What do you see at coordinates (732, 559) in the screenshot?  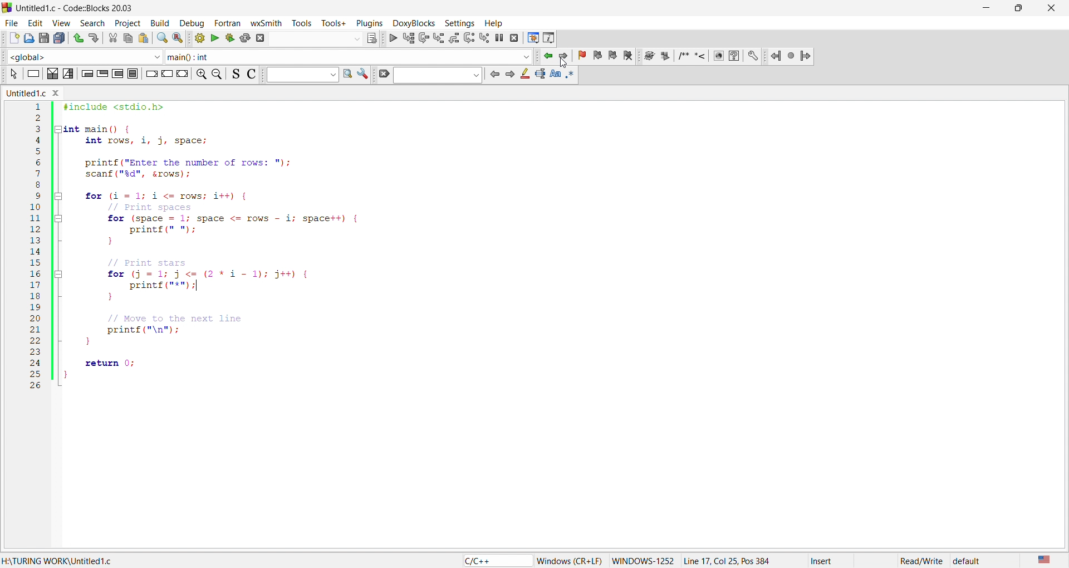 I see `Line 17, Col 25, Pos 384` at bounding box center [732, 559].